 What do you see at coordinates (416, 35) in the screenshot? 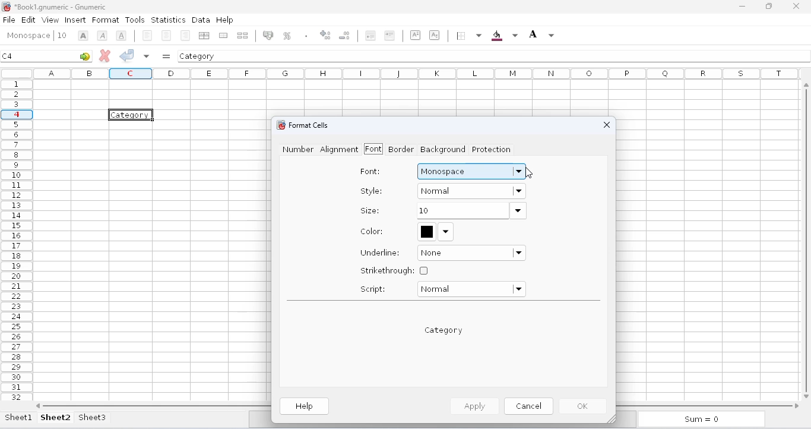
I see `superscript` at bounding box center [416, 35].